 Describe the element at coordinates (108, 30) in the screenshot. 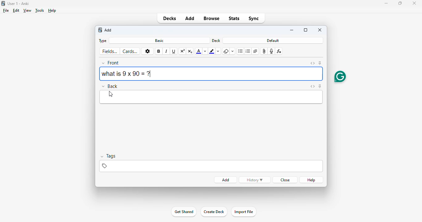

I see `add` at that location.